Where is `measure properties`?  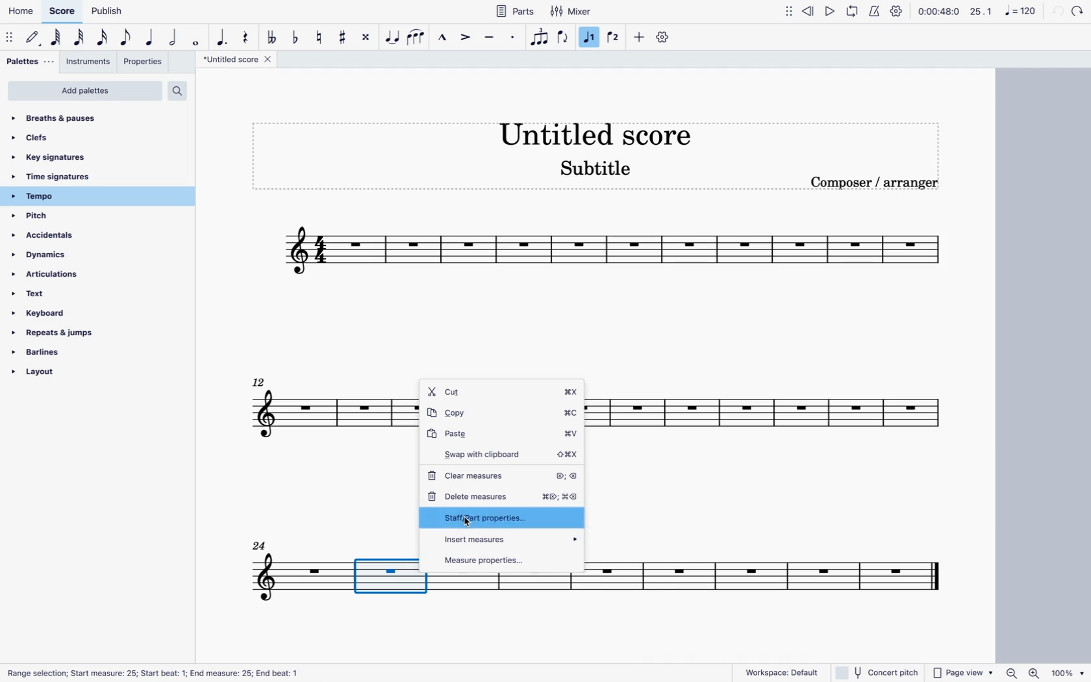
measure properties is located at coordinates (505, 561).